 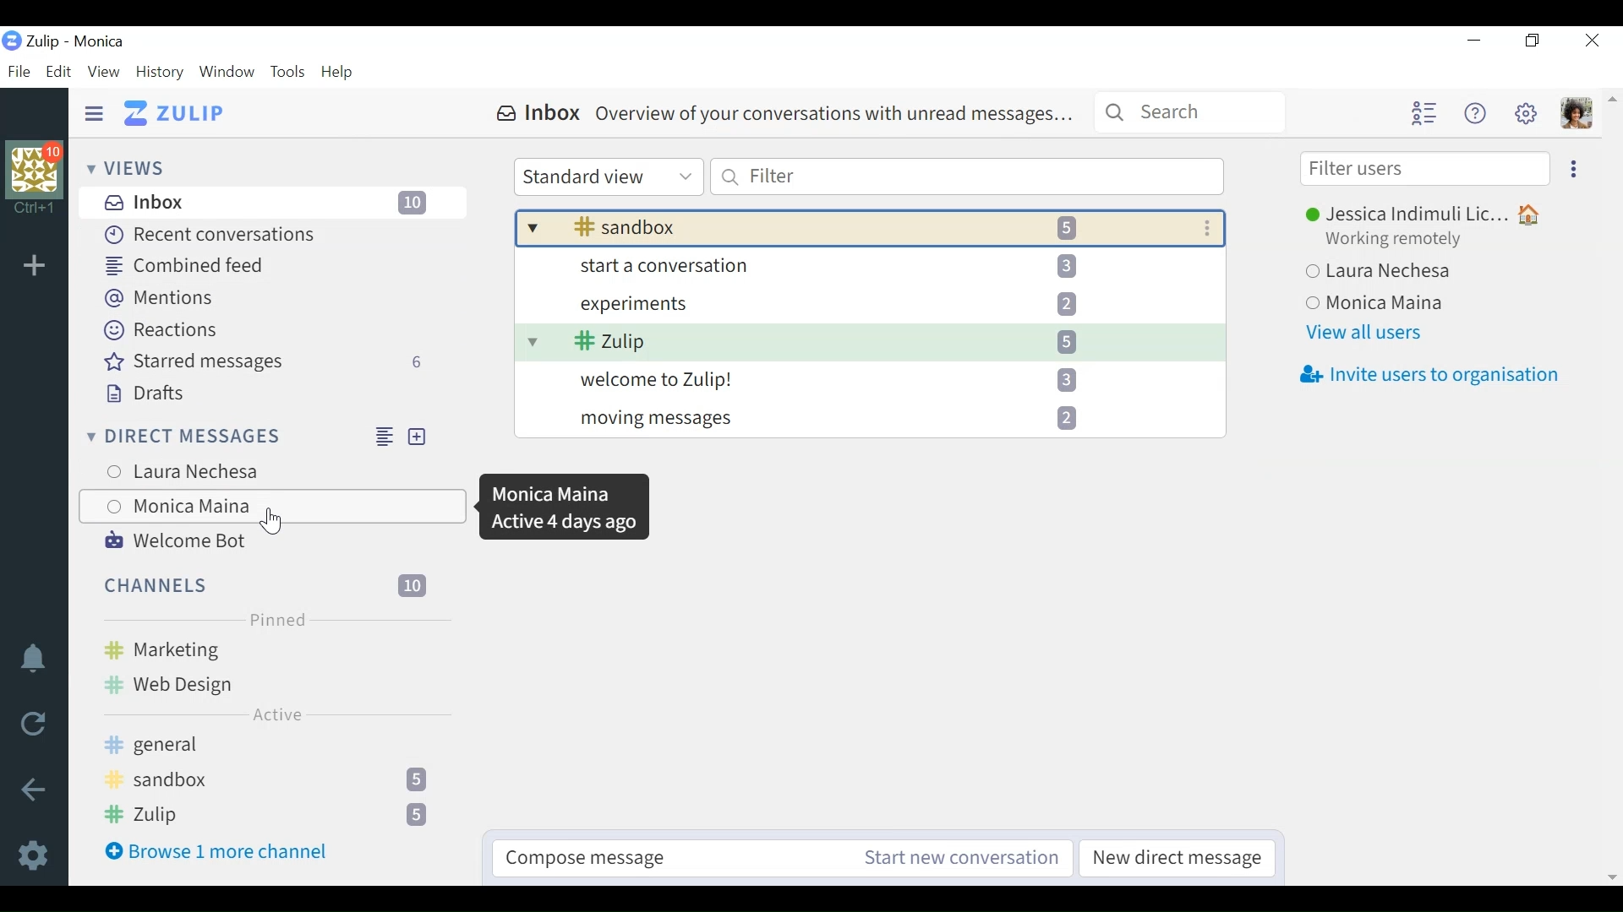 I want to click on Cursor, so click(x=273, y=524).